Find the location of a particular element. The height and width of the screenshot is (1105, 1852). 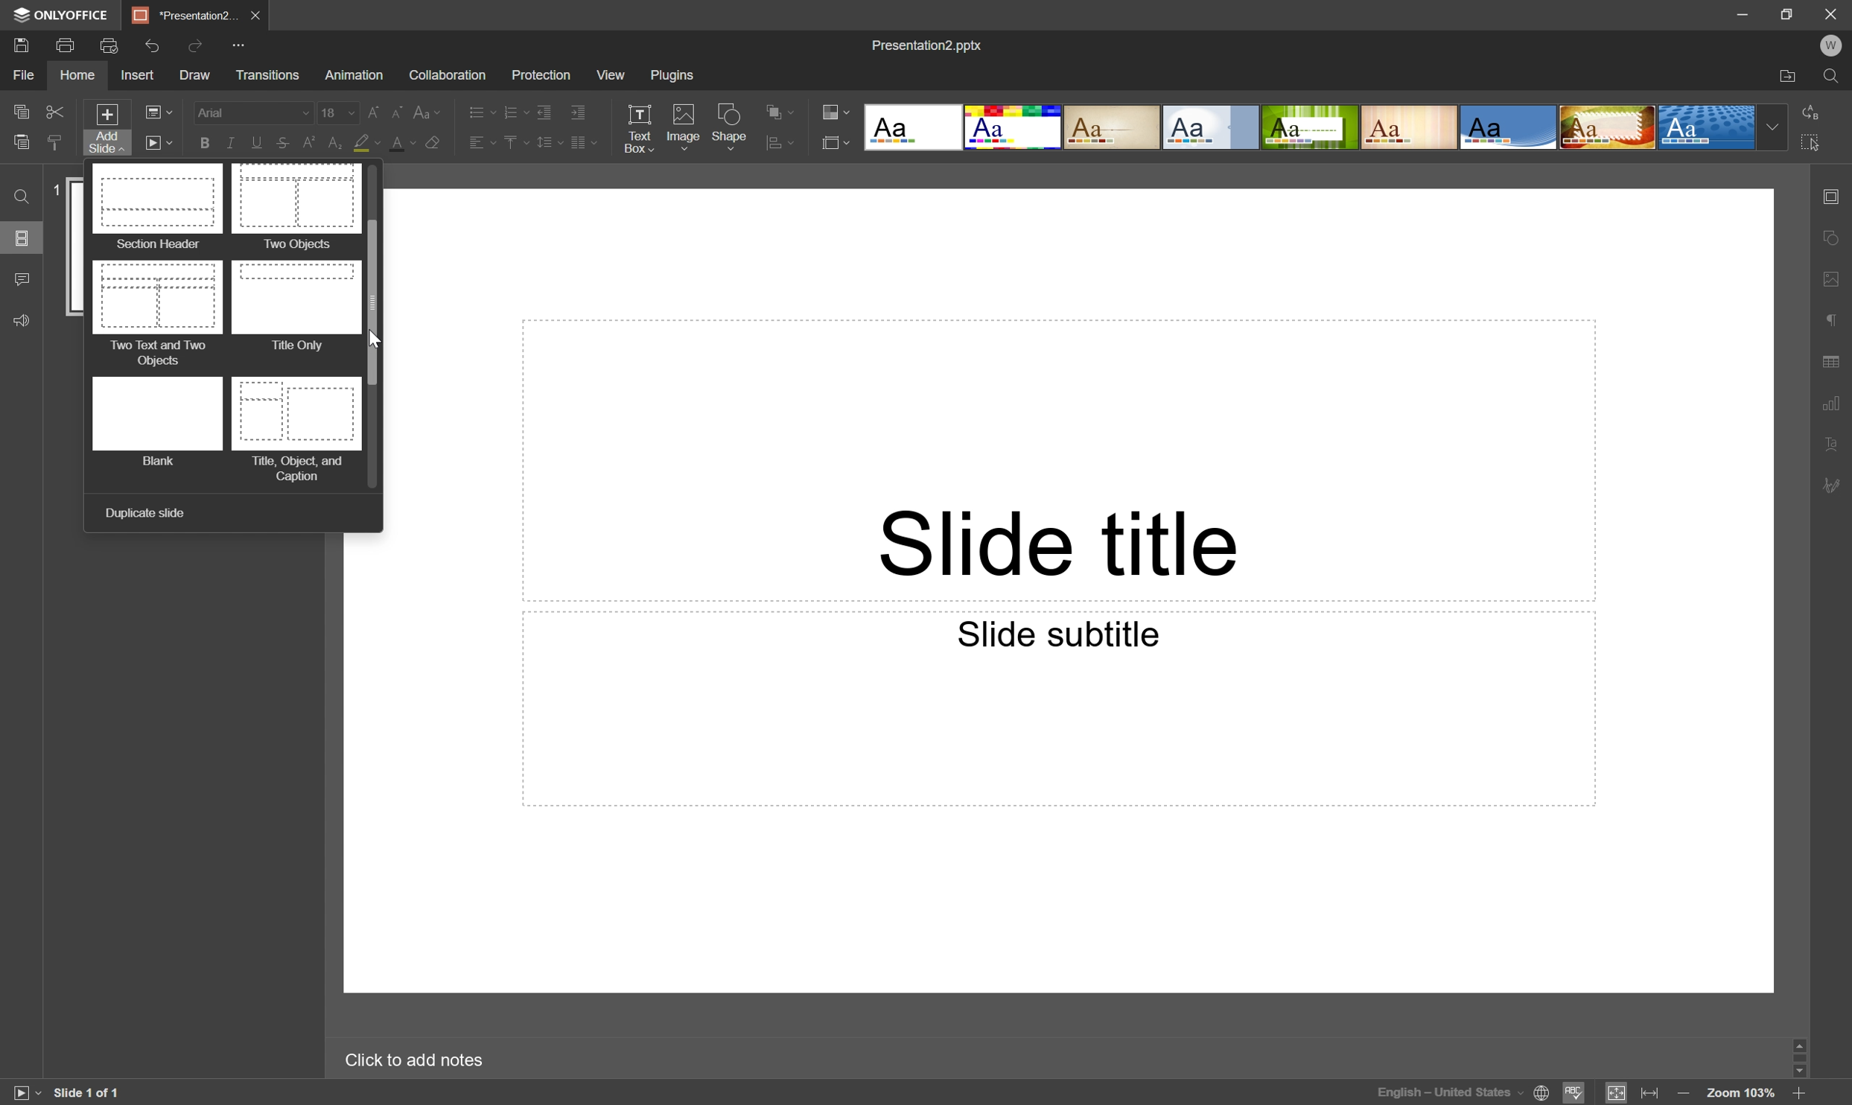

Highlight color is located at coordinates (368, 143).